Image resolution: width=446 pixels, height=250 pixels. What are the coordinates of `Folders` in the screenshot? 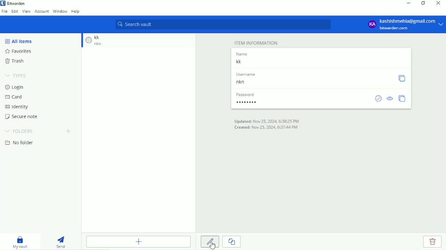 It's located at (19, 131).